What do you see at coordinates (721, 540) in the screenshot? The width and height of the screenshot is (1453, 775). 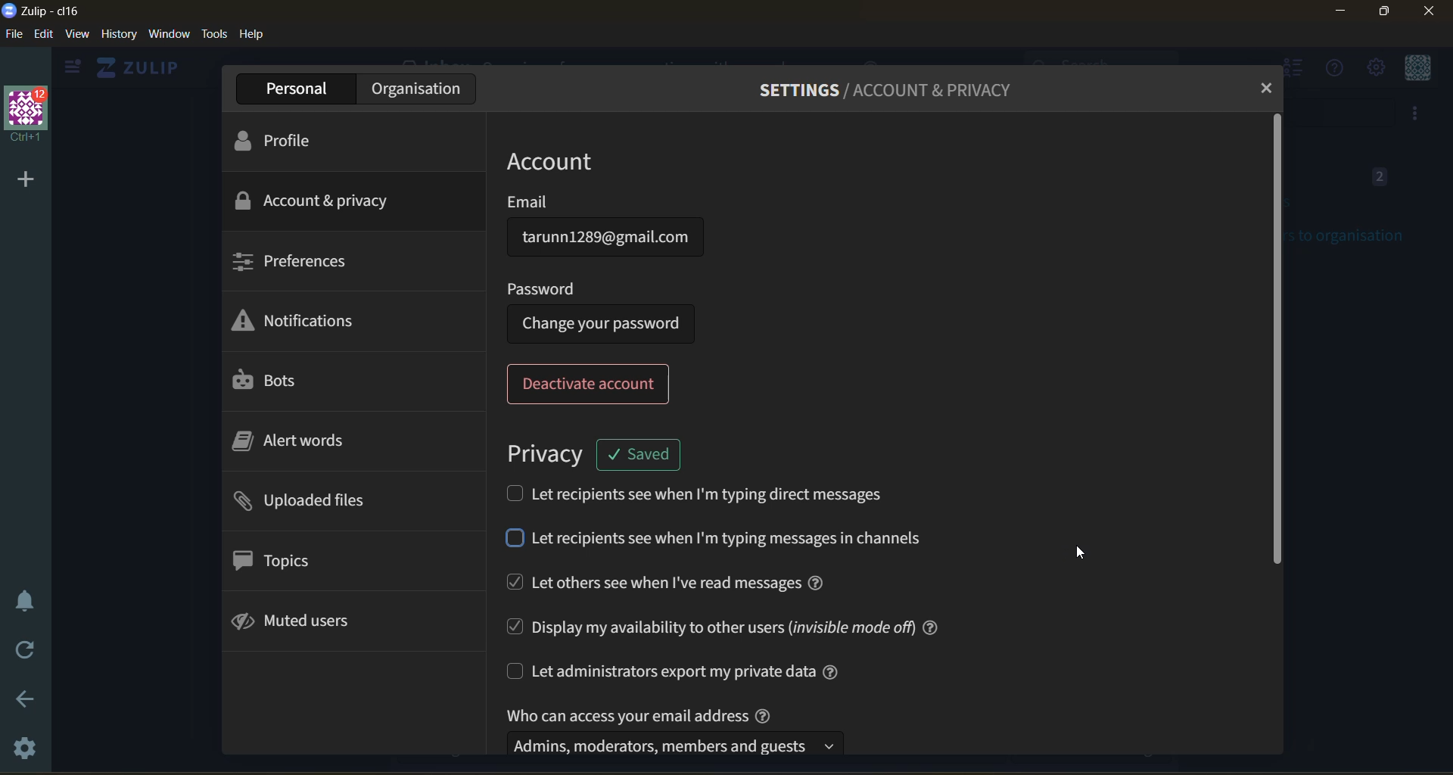 I see `(unchecked) let recepients see when i'm typing messages in channels` at bounding box center [721, 540].